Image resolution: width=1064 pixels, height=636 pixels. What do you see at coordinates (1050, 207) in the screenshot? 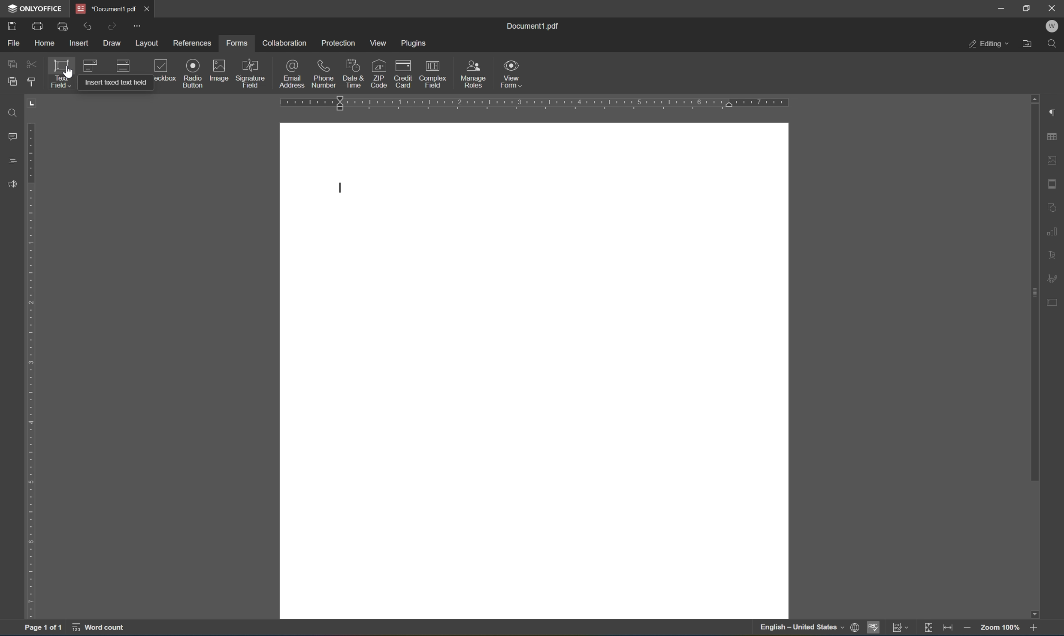
I see `shape settings` at bounding box center [1050, 207].